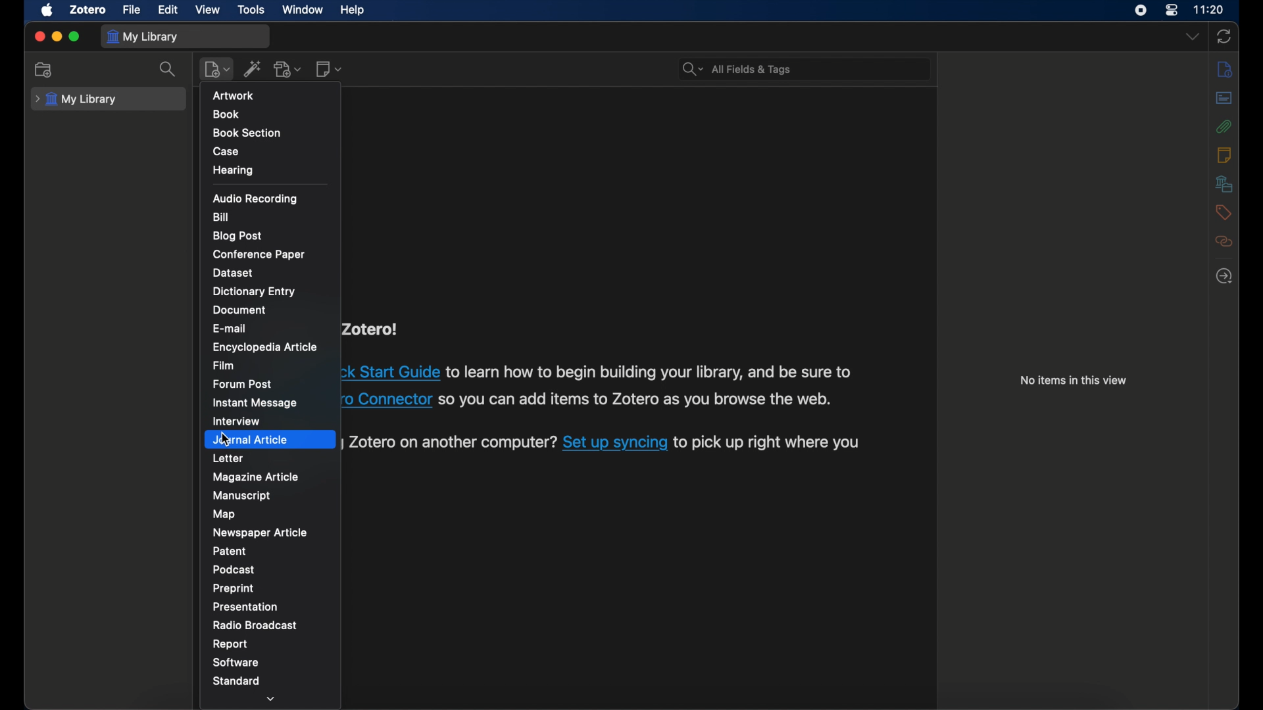 This screenshot has height=710, width=1263. I want to click on software, so click(235, 661).